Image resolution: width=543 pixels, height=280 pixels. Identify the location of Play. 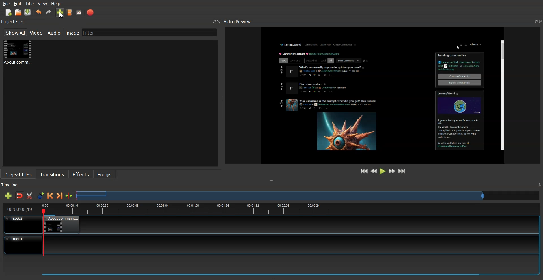
(383, 171).